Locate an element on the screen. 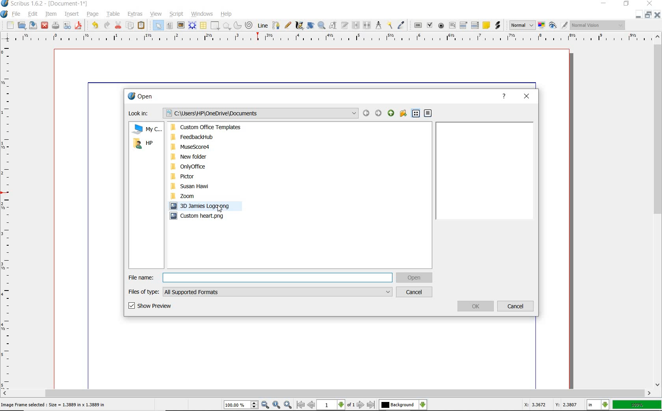 The height and width of the screenshot is (411, 662). save is located at coordinates (34, 25).